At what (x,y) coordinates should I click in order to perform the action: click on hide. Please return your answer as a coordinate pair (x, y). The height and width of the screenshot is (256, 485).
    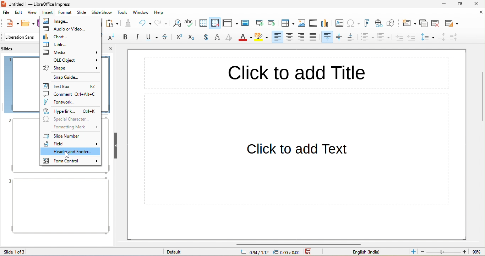
    Looking at the image, I should click on (115, 145).